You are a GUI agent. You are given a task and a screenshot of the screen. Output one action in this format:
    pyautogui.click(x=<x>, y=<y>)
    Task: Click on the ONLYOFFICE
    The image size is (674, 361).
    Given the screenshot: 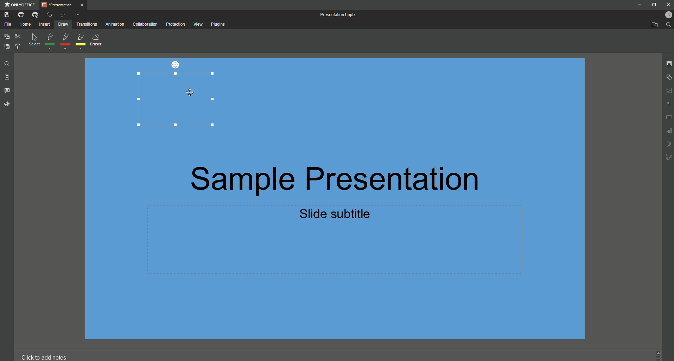 What is the action you would take?
    pyautogui.click(x=21, y=5)
    